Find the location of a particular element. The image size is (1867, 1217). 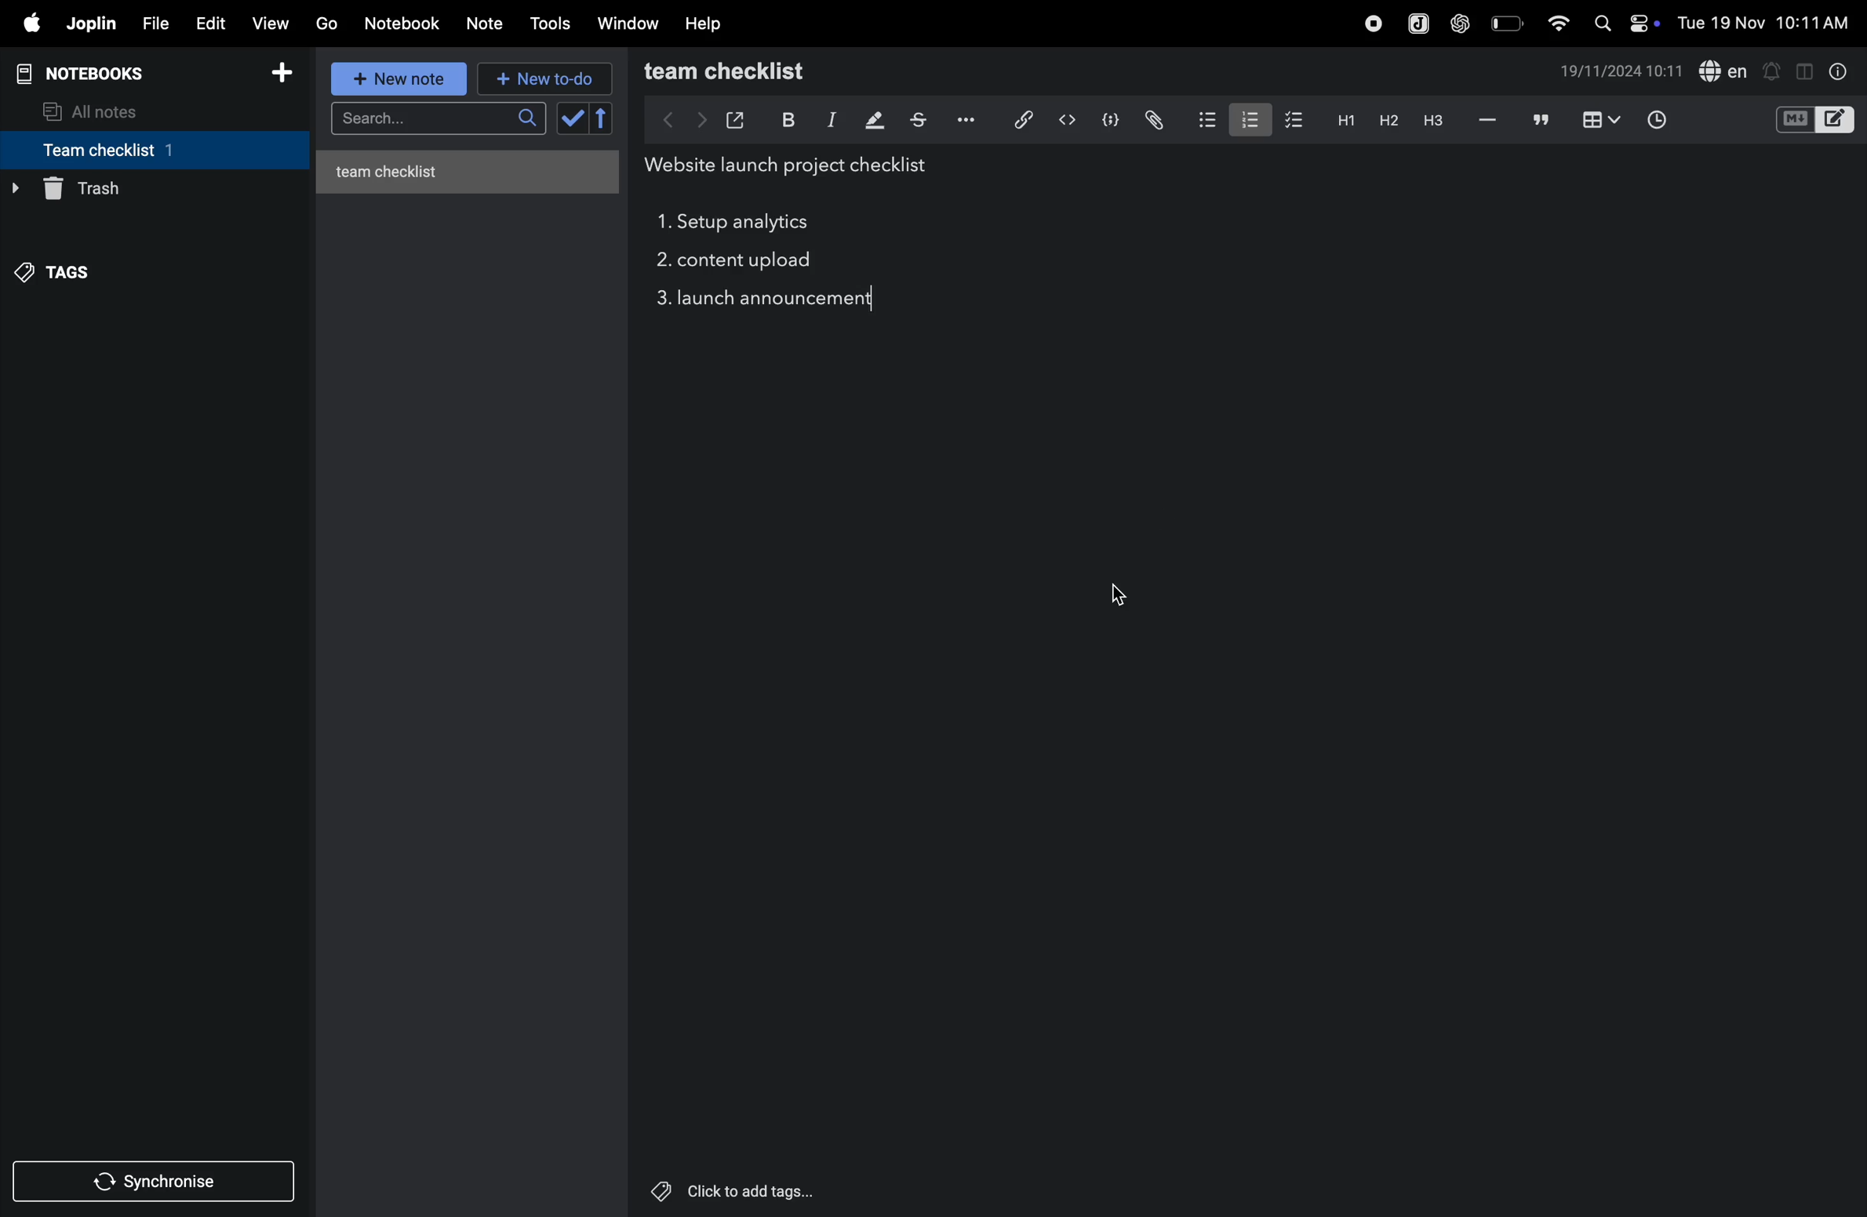

task 3 is located at coordinates (662, 298).